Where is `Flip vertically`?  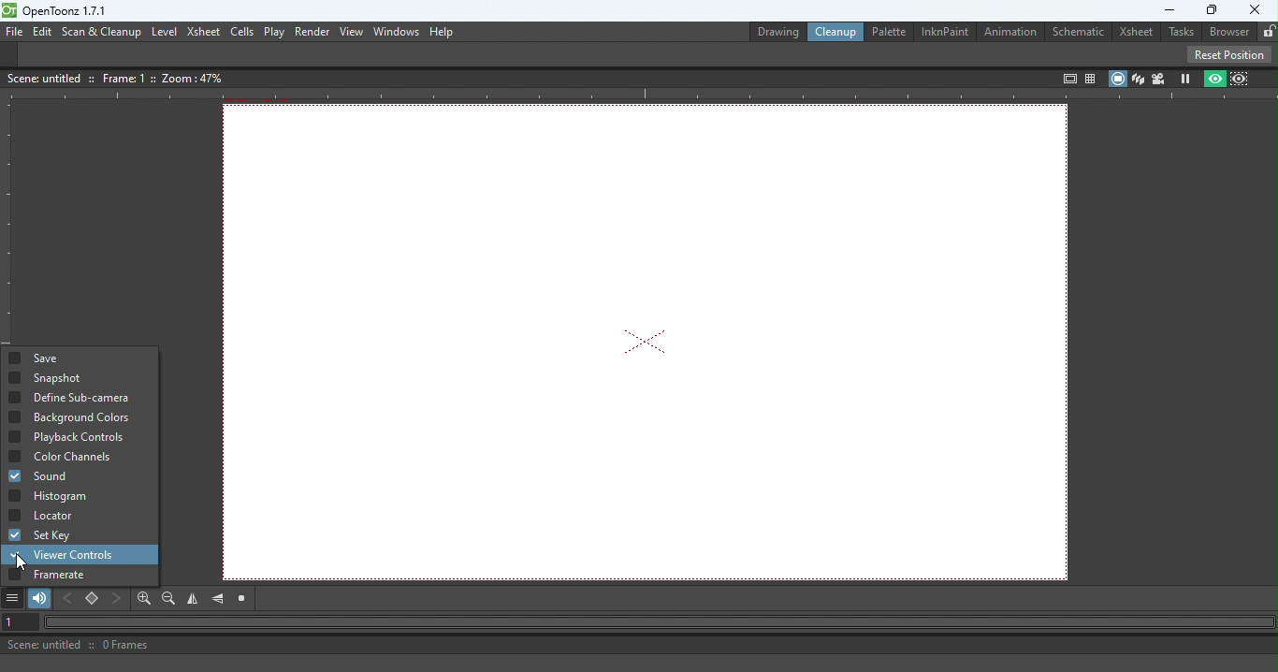 Flip vertically is located at coordinates (218, 599).